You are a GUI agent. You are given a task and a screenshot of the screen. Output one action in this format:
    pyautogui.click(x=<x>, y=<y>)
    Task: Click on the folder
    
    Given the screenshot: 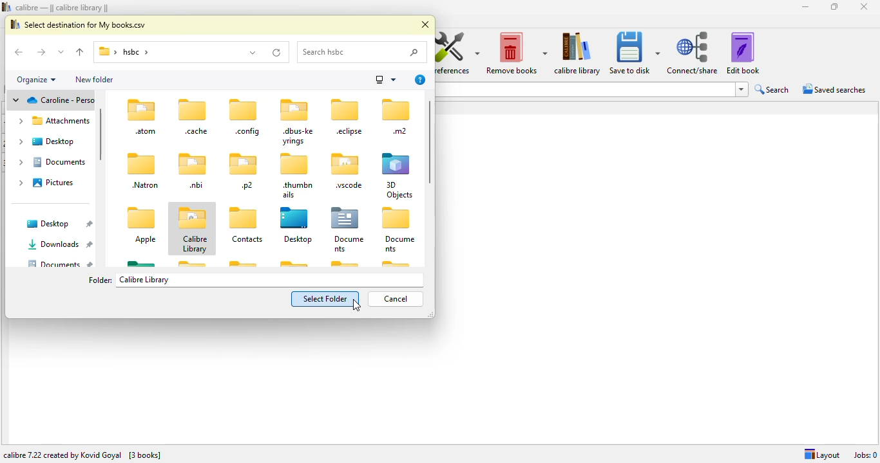 What is the action you would take?
    pyautogui.click(x=159, y=53)
    